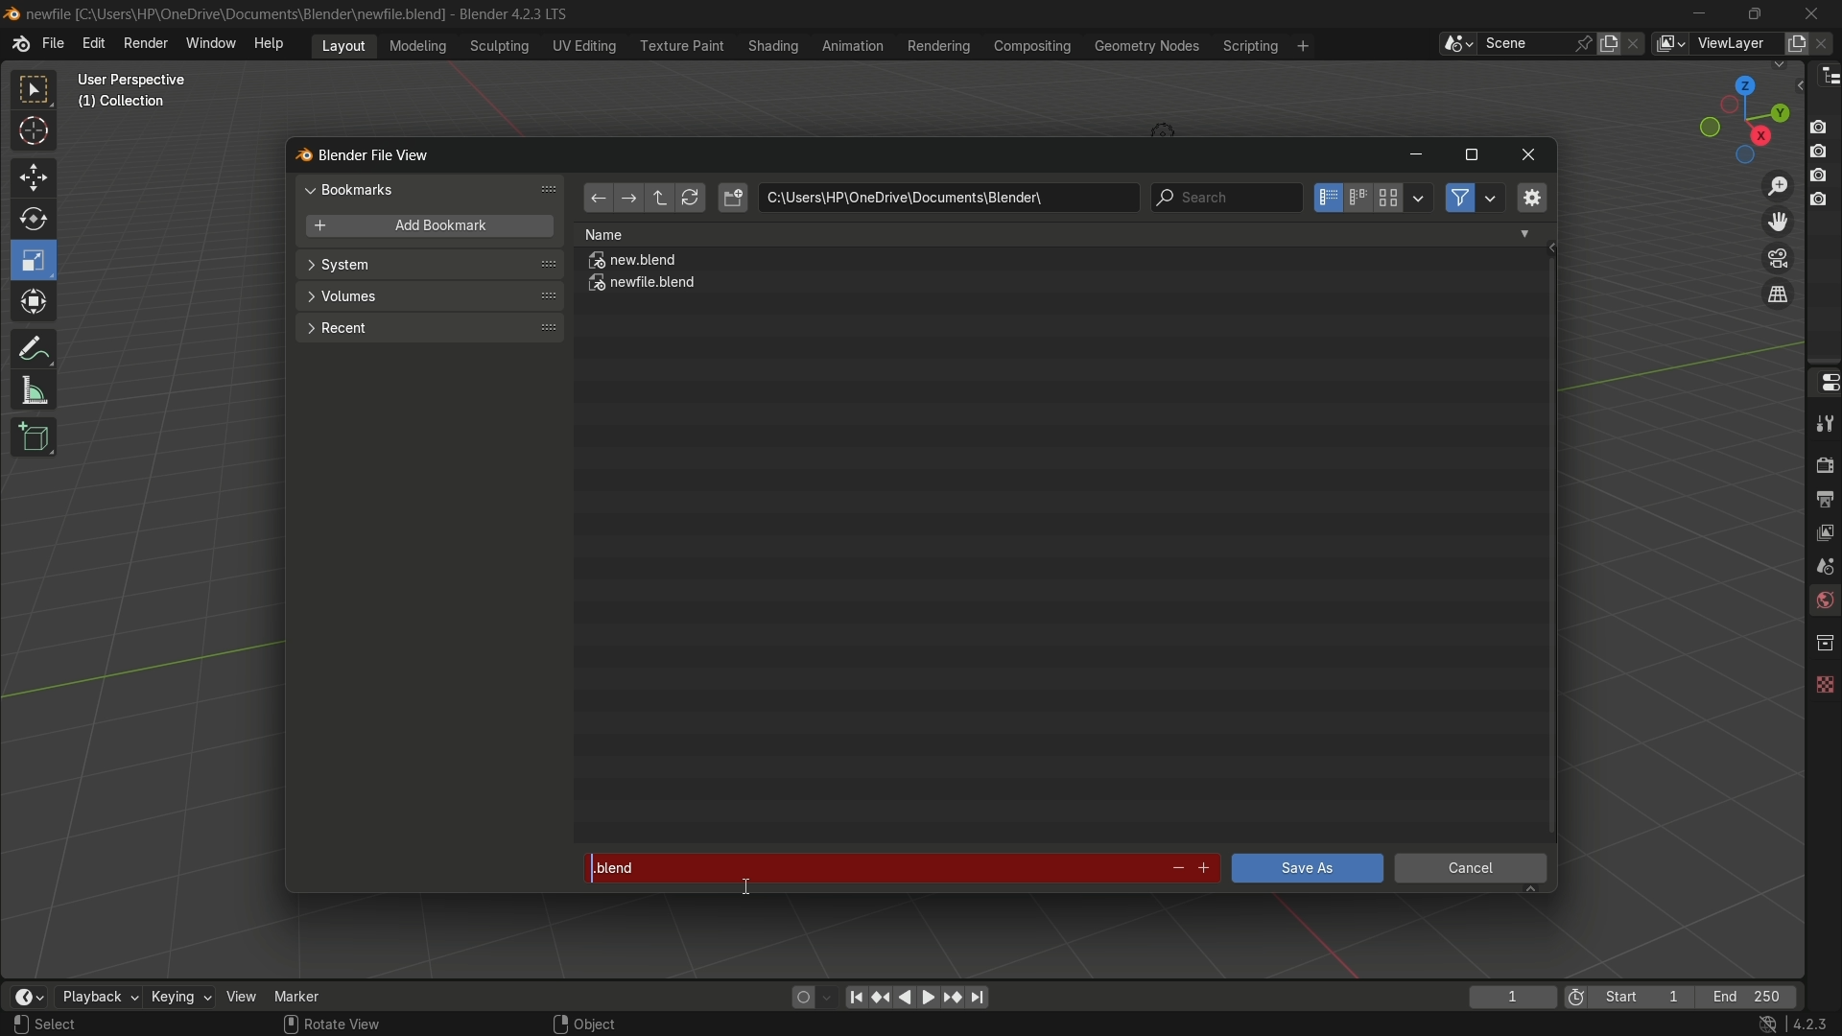 The height and width of the screenshot is (1036, 1842). Describe the element at coordinates (1777, 221) in the screenshot. I see `move view layer` at that location.